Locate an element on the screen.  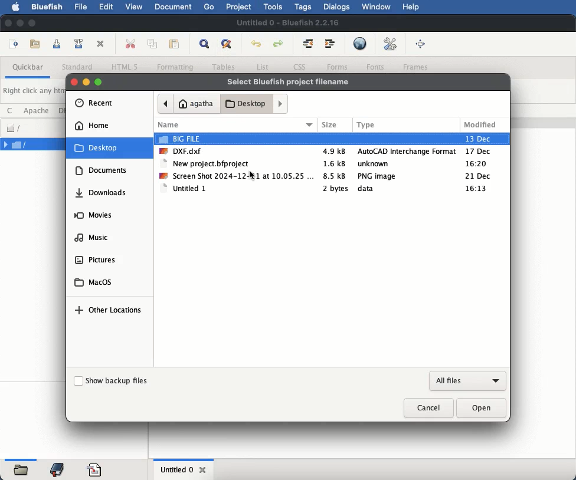
full screen is located at coordinates (421, 43).